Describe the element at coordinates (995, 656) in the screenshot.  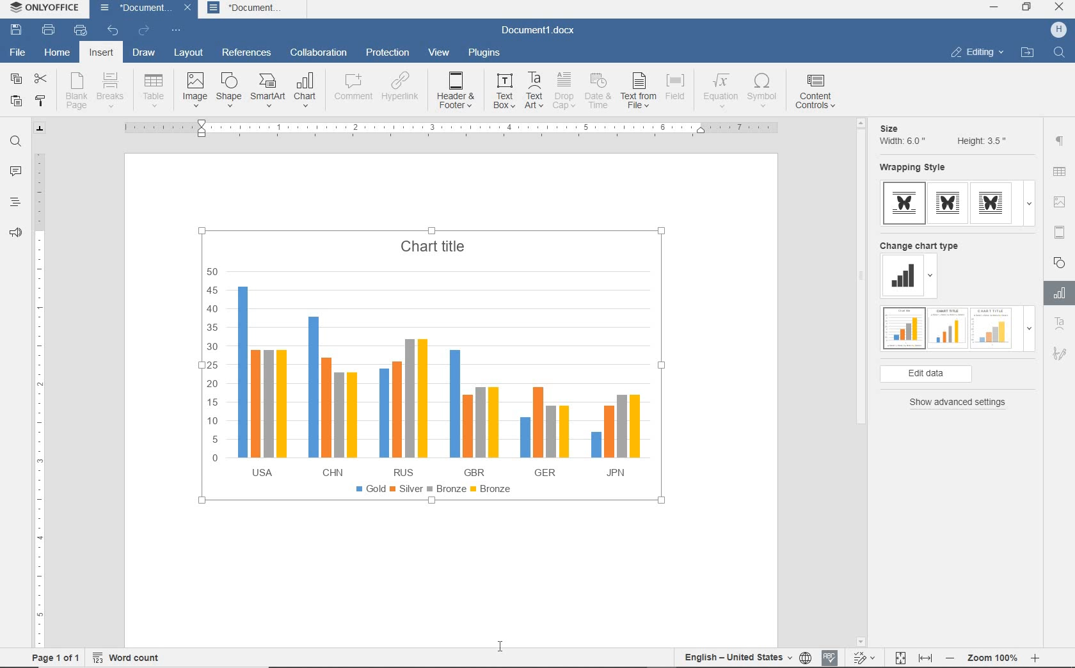
I see `zoom 100%` at that location.